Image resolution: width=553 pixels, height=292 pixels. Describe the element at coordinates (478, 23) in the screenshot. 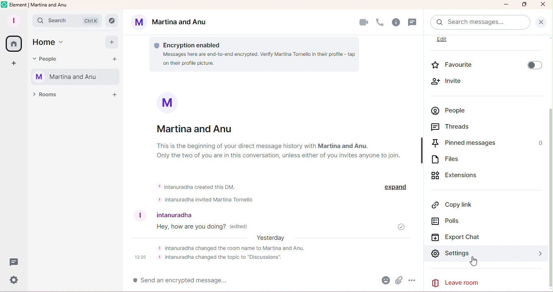

I see `Search bar` at that location.